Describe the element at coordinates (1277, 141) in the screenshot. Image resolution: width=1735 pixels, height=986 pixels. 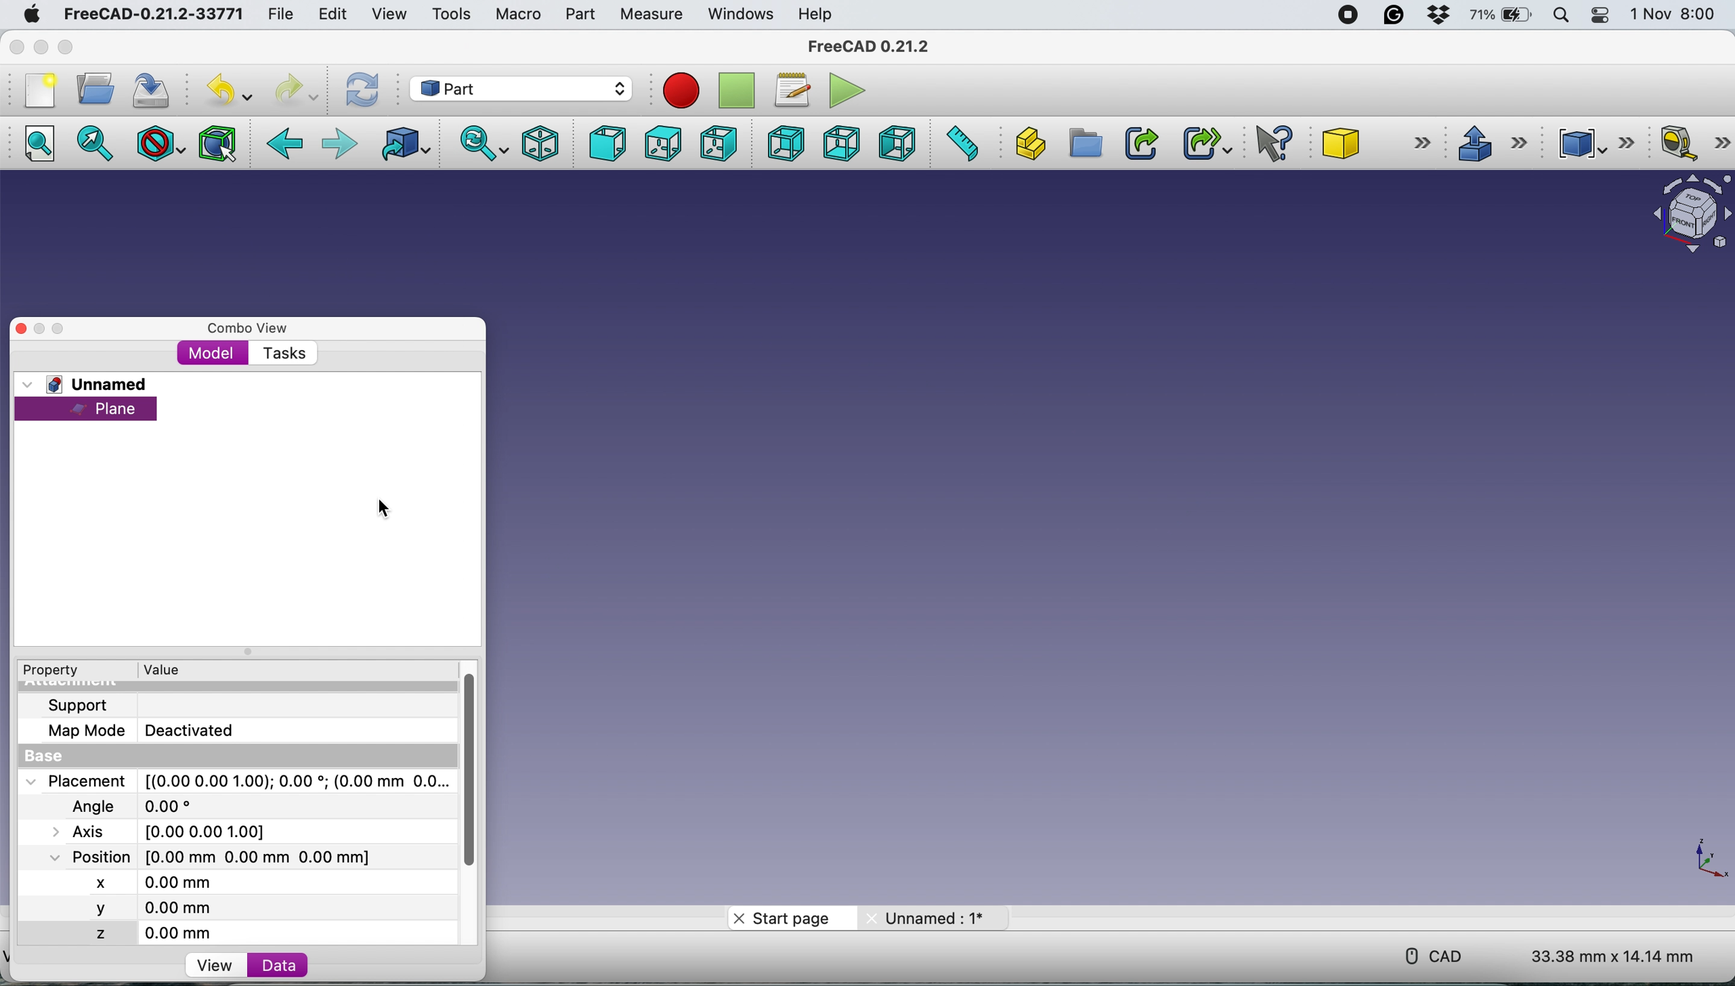
I see `what's this` at that location.